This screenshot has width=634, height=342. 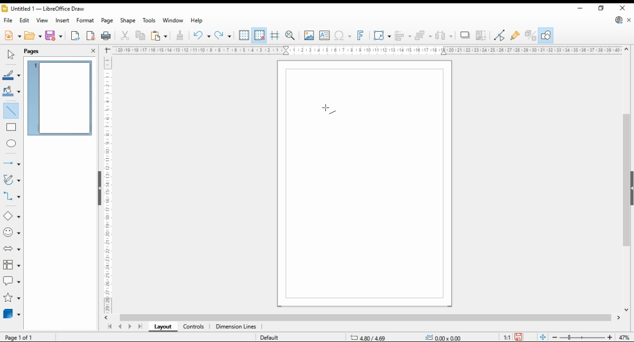 What do you see at coordinates (75, 37) in the screenshot?
I see `export` at bounding box center [75, 37].